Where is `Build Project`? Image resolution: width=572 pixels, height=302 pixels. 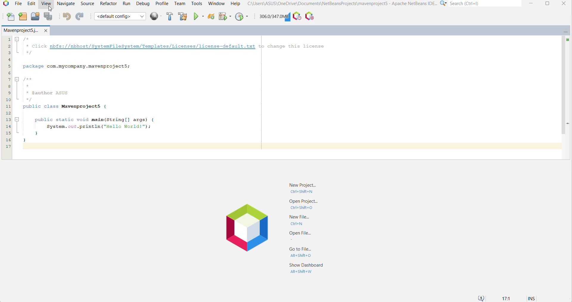
Build Project is located at coordinates (170, 17).